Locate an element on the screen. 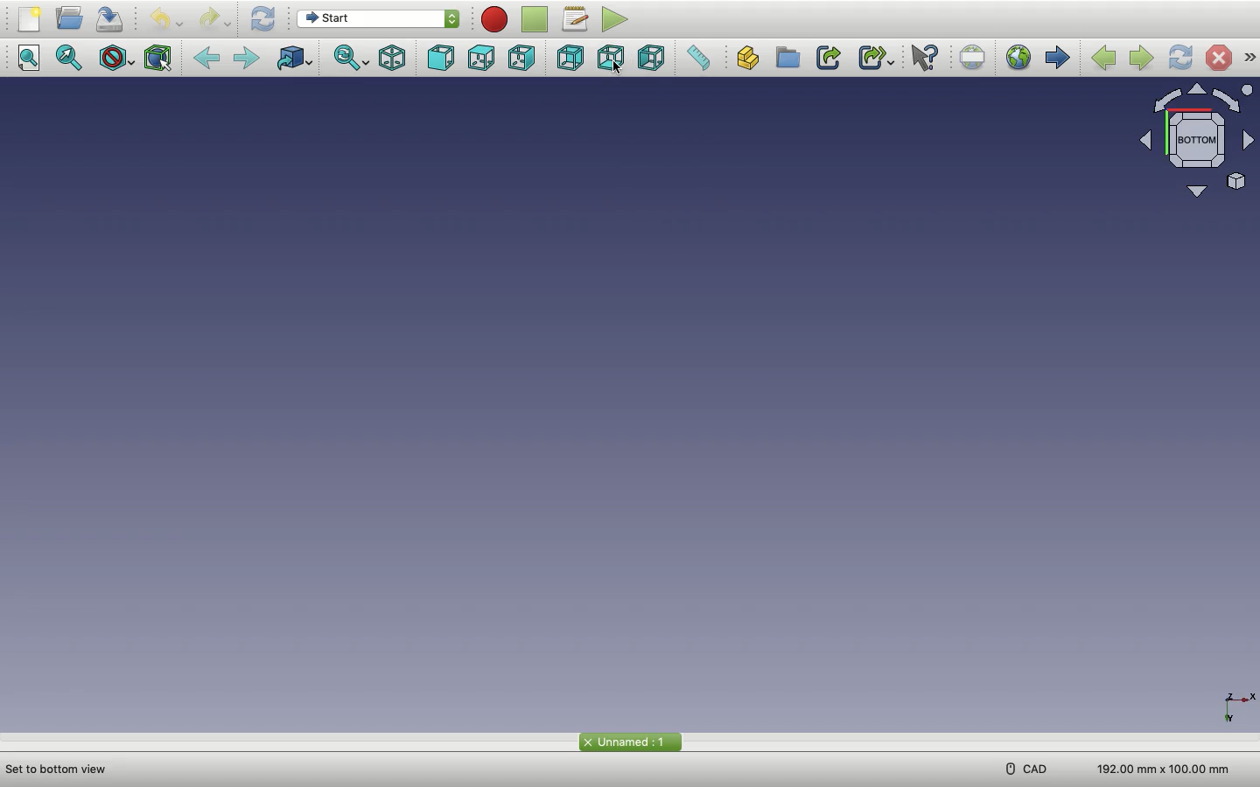  Make sub-link is located at coordinates (876, 59).